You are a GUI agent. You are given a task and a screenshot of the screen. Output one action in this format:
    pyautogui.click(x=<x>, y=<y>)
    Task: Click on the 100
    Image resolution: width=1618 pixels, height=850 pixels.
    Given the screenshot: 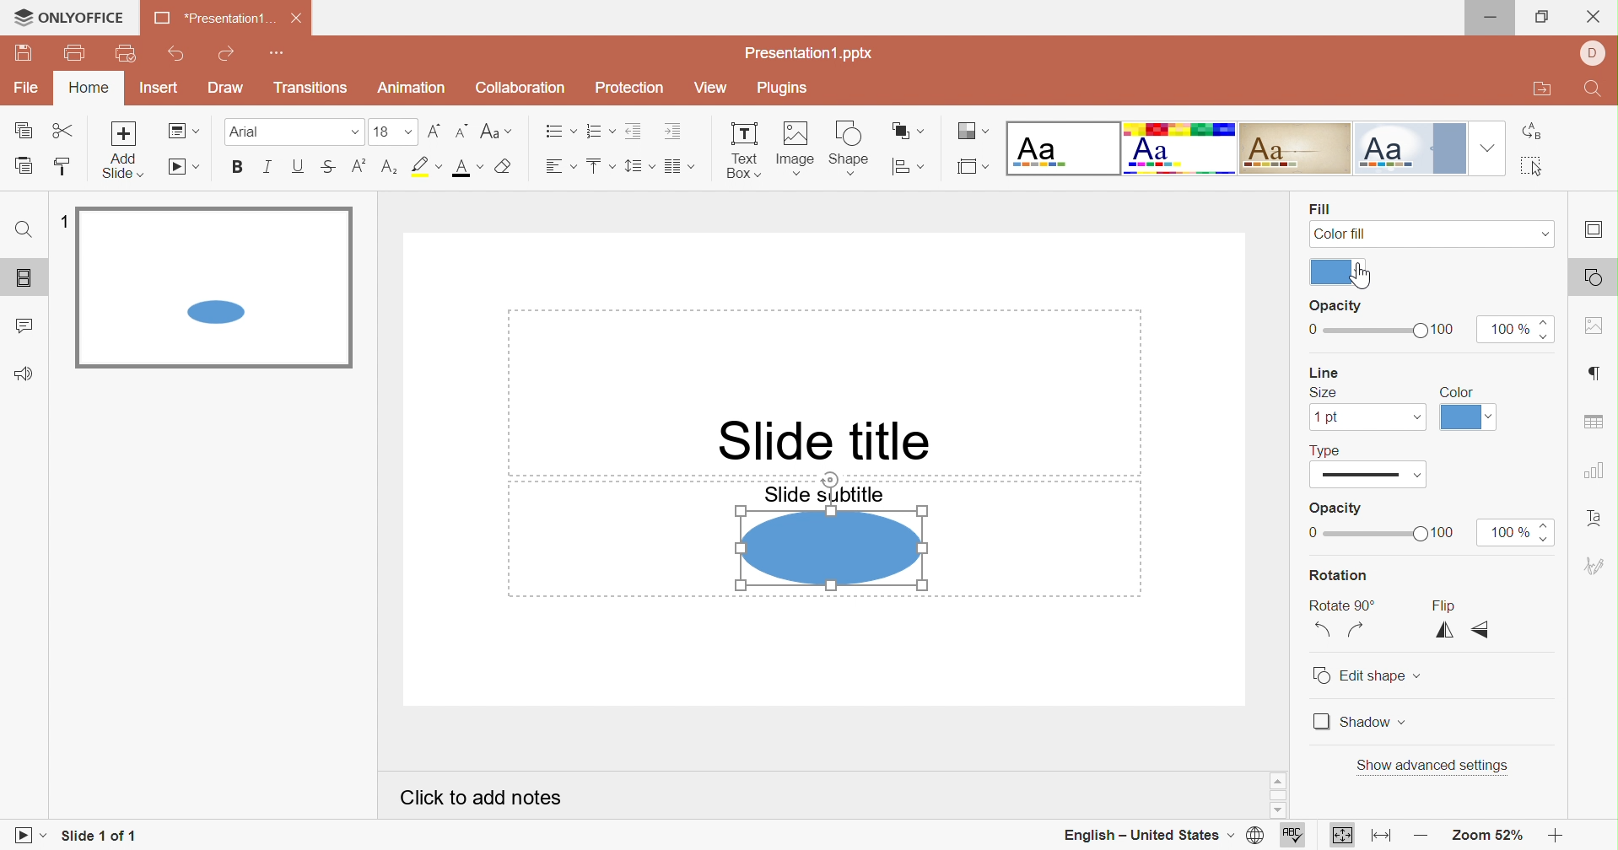 What is the action you would take?
    pyautogui.click(x=1444, y=330)
    